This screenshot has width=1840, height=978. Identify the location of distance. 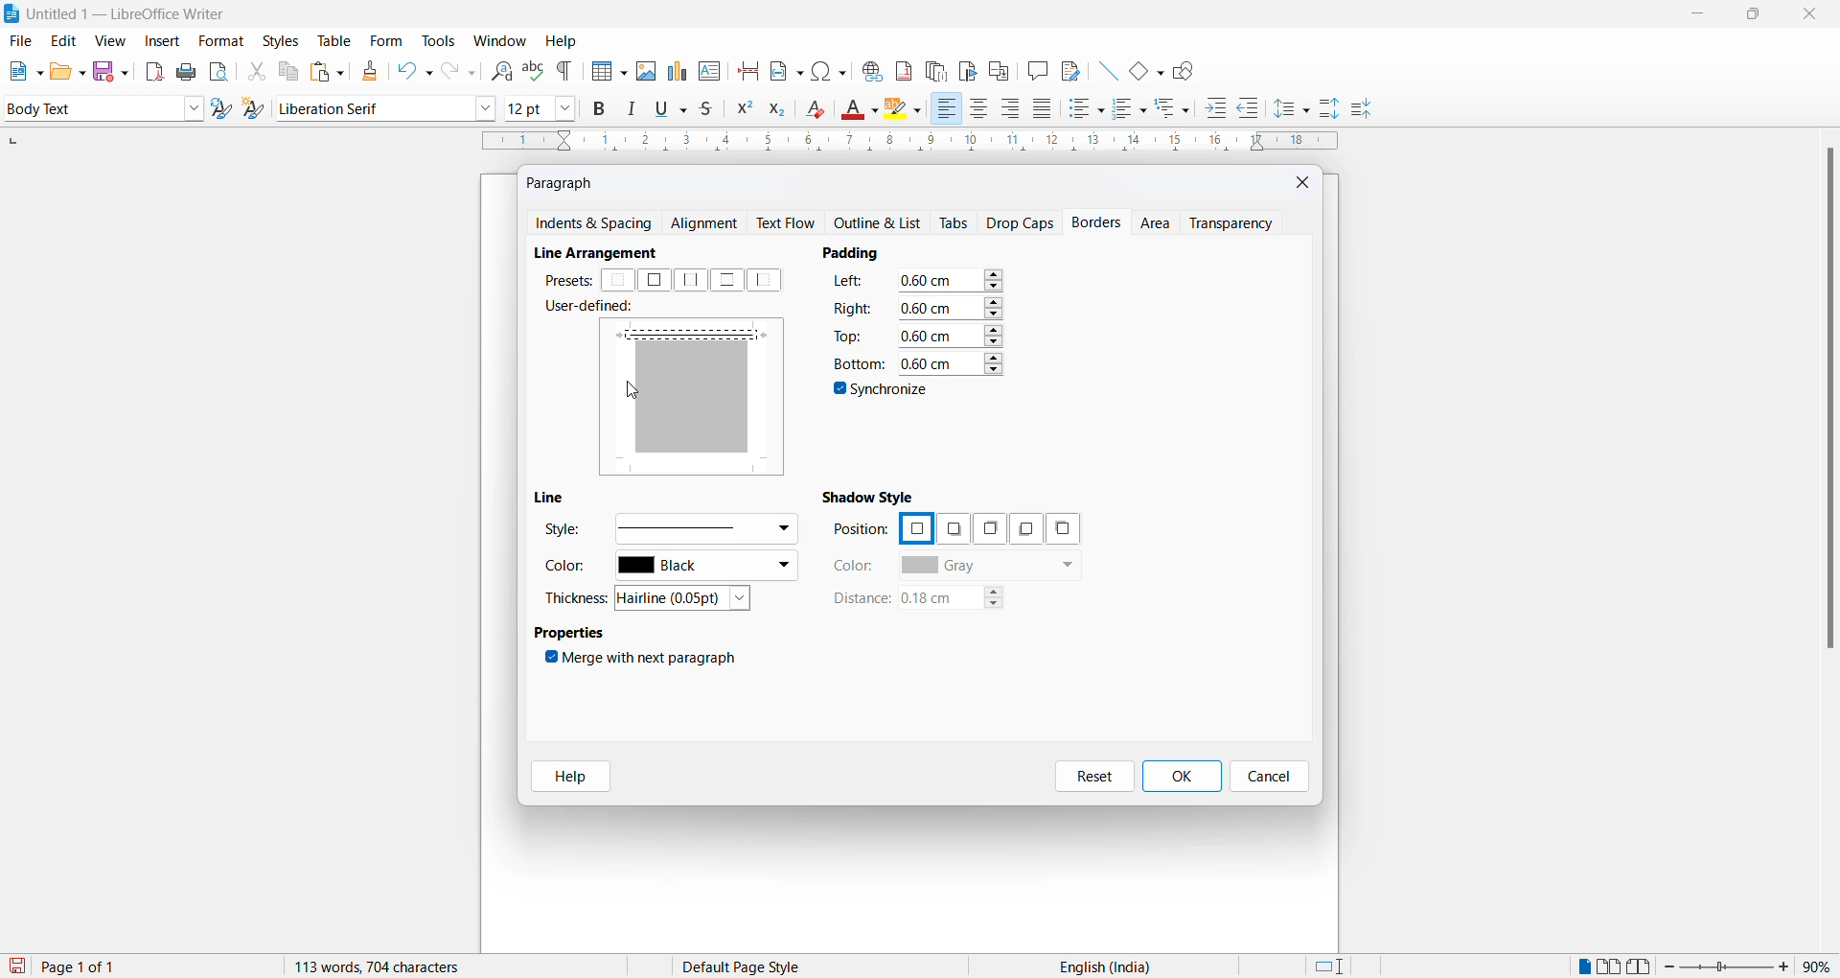
(860, 599).